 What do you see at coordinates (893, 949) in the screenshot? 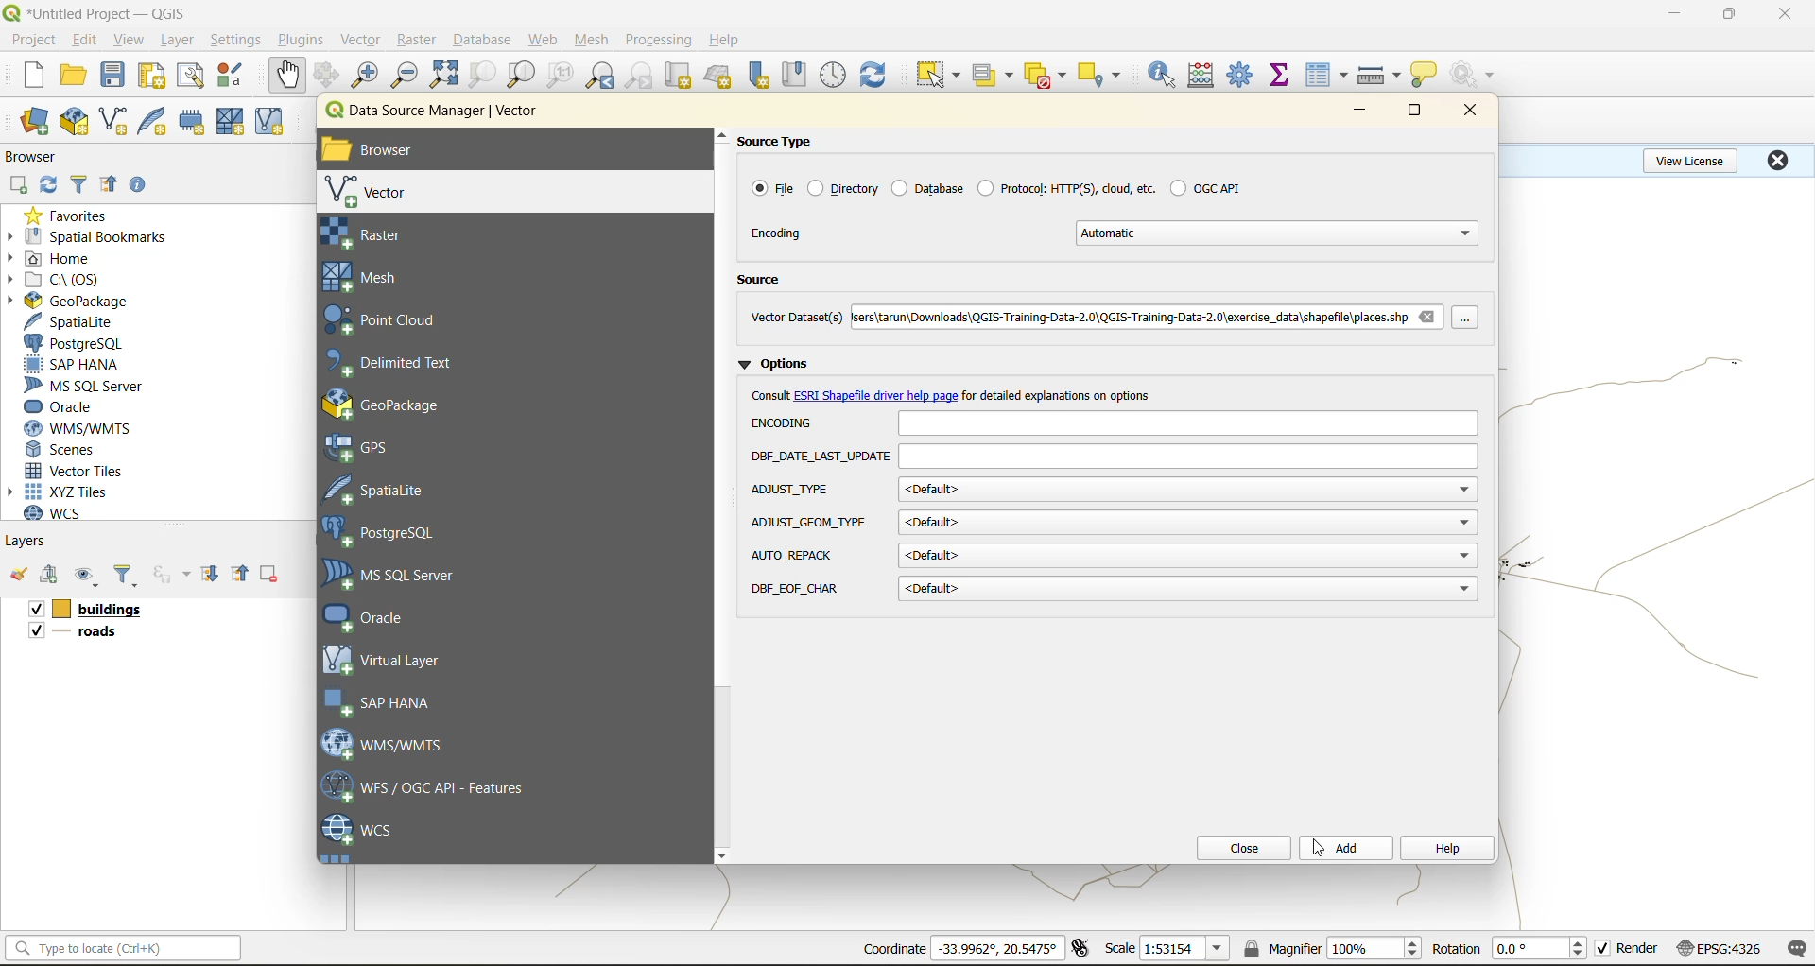
I see `coordinates` at bounding box center [893, 949].